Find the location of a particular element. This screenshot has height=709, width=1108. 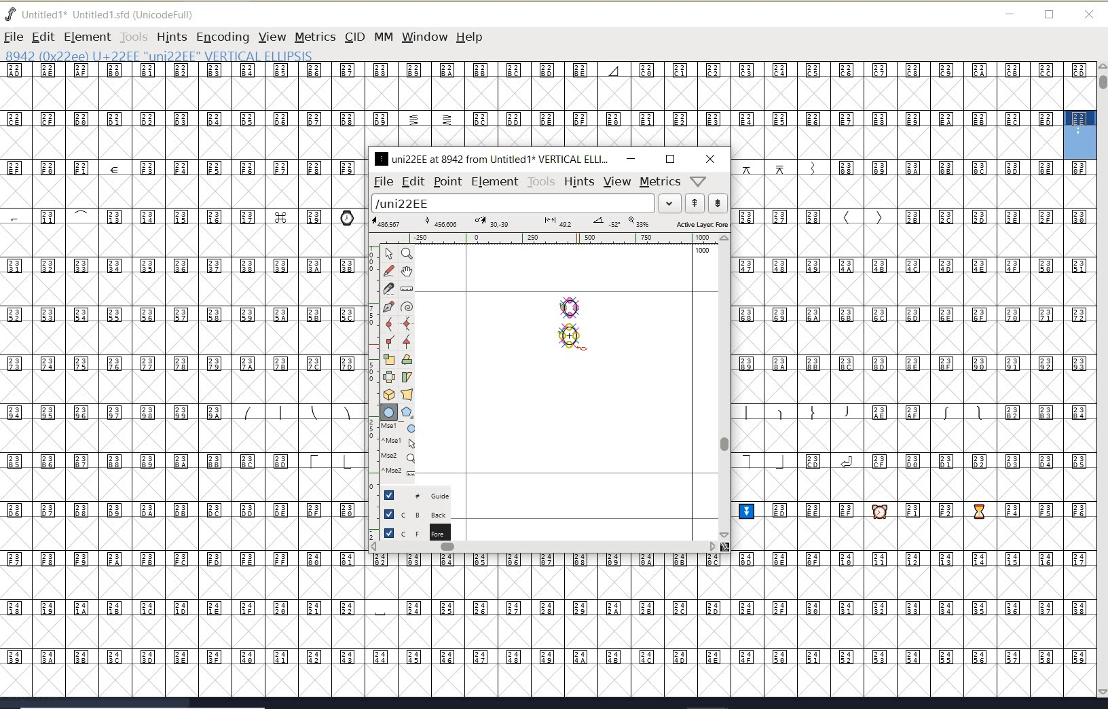

ruler is located at coordinates (544, 240).